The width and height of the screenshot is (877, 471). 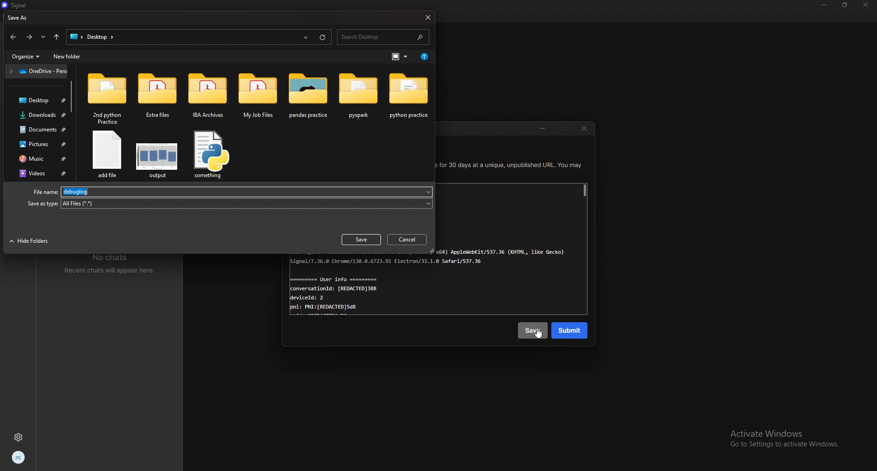 What do you see at coordinates (156, 96) in the screenshot?
I see `folder` at bounding box center [156, 96].